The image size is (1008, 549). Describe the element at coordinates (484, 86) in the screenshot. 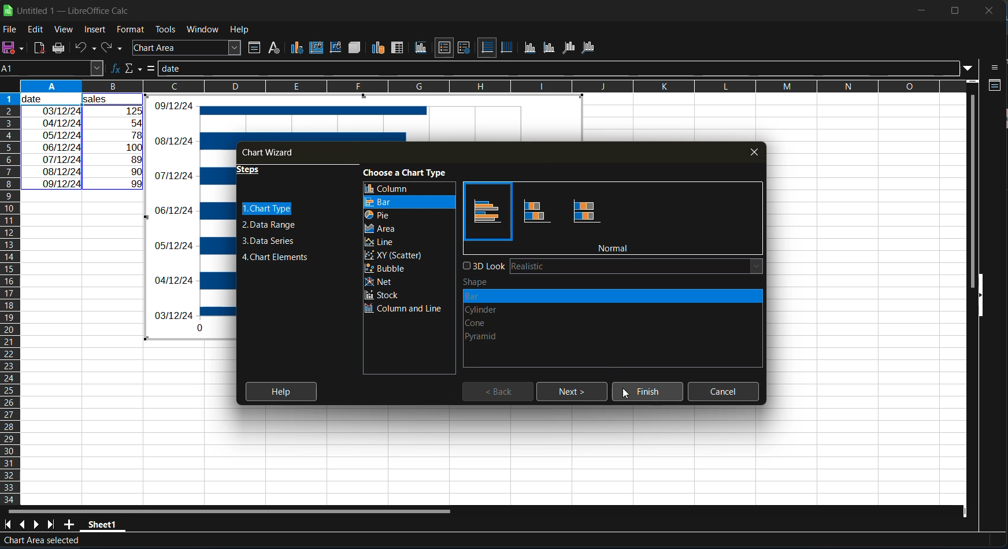

I see `rows` at that location.